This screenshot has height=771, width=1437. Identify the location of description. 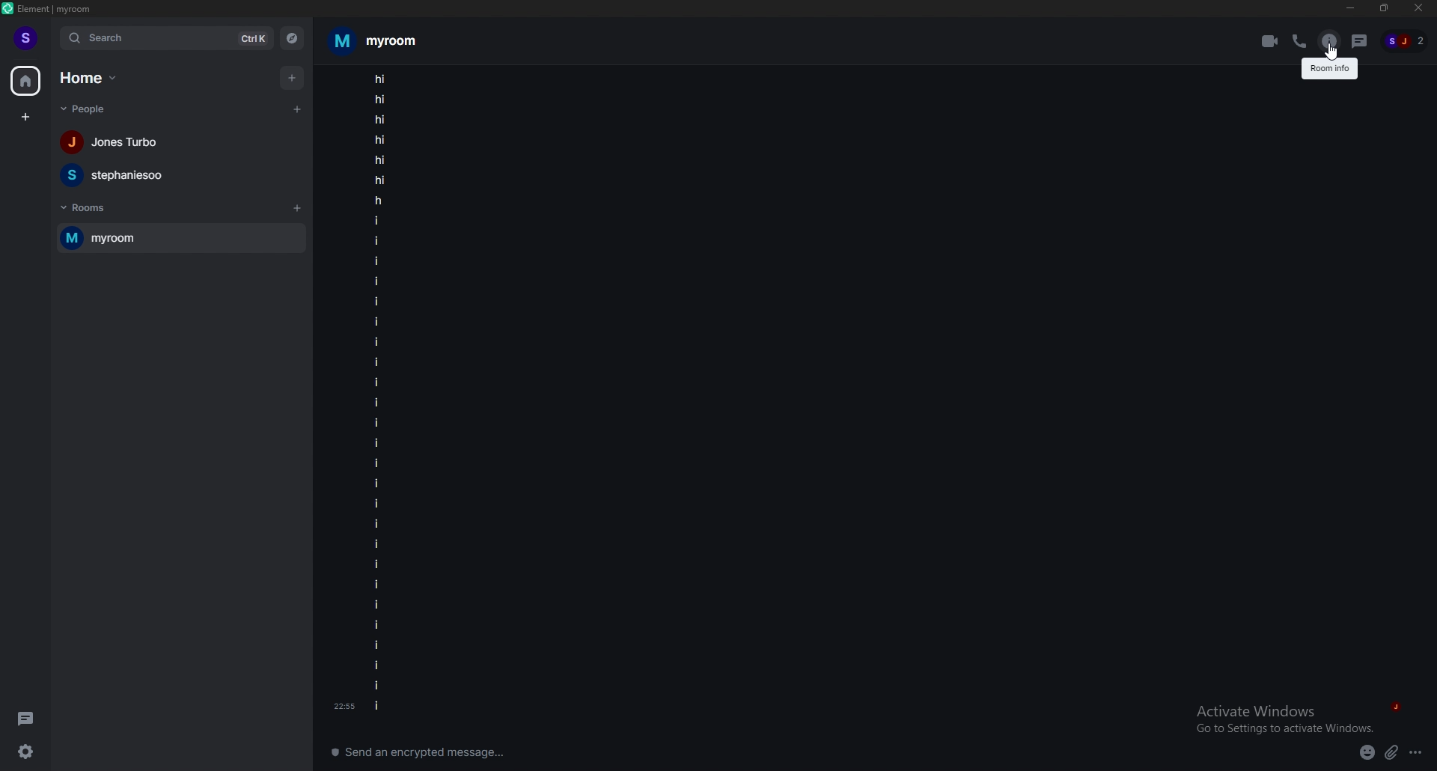
(1331, 68).